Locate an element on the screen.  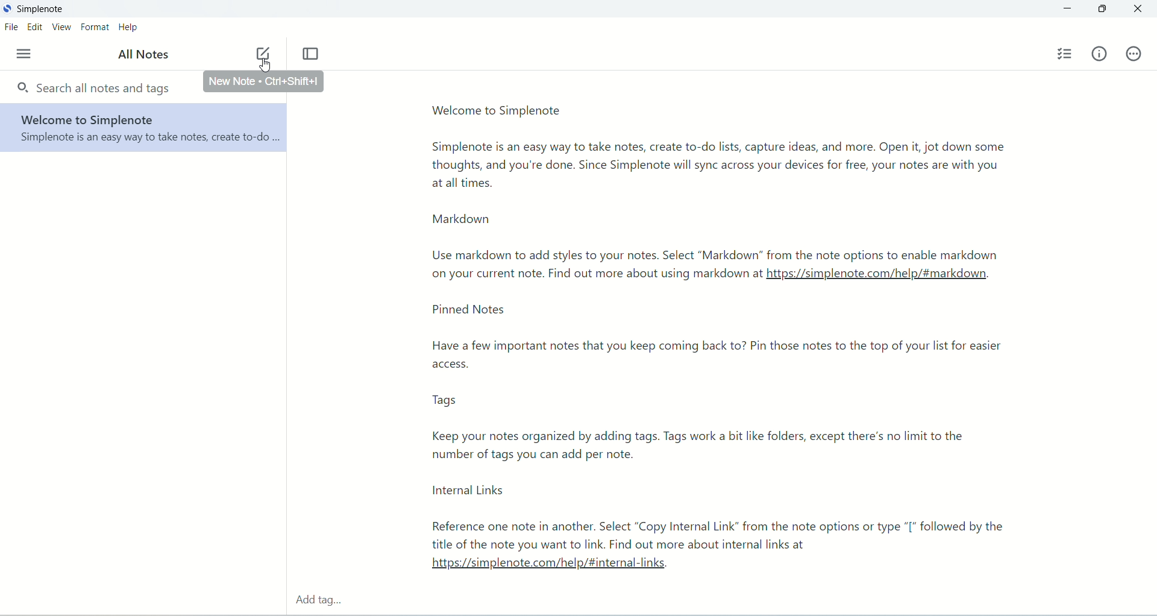
actions is located at coordinates (1134, 53).